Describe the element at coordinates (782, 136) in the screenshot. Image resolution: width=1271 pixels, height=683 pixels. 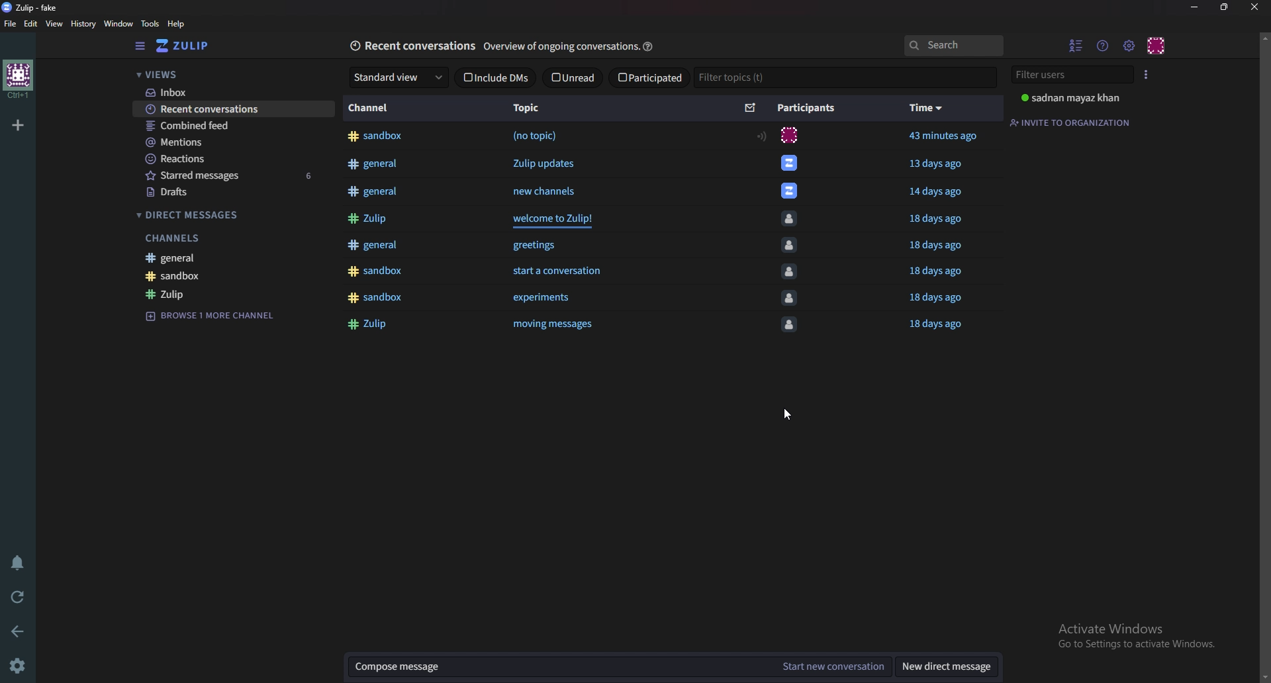
I see `icon` at that location.